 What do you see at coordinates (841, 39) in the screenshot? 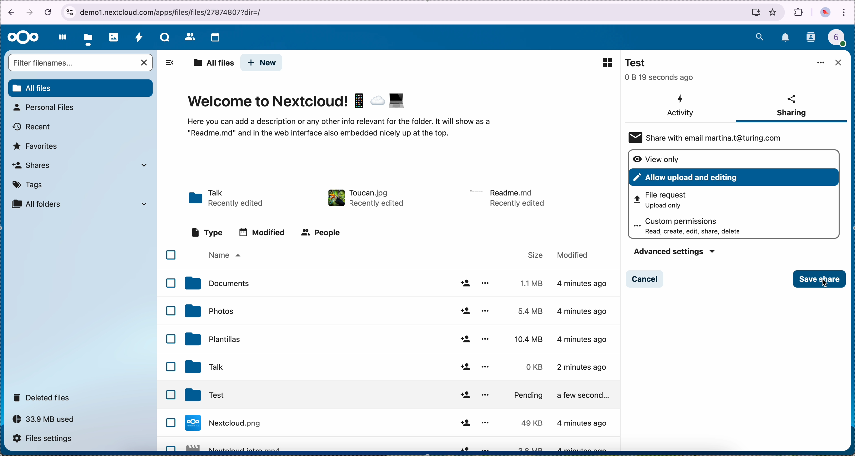
I see `profile` at bounding box center [841, 39].